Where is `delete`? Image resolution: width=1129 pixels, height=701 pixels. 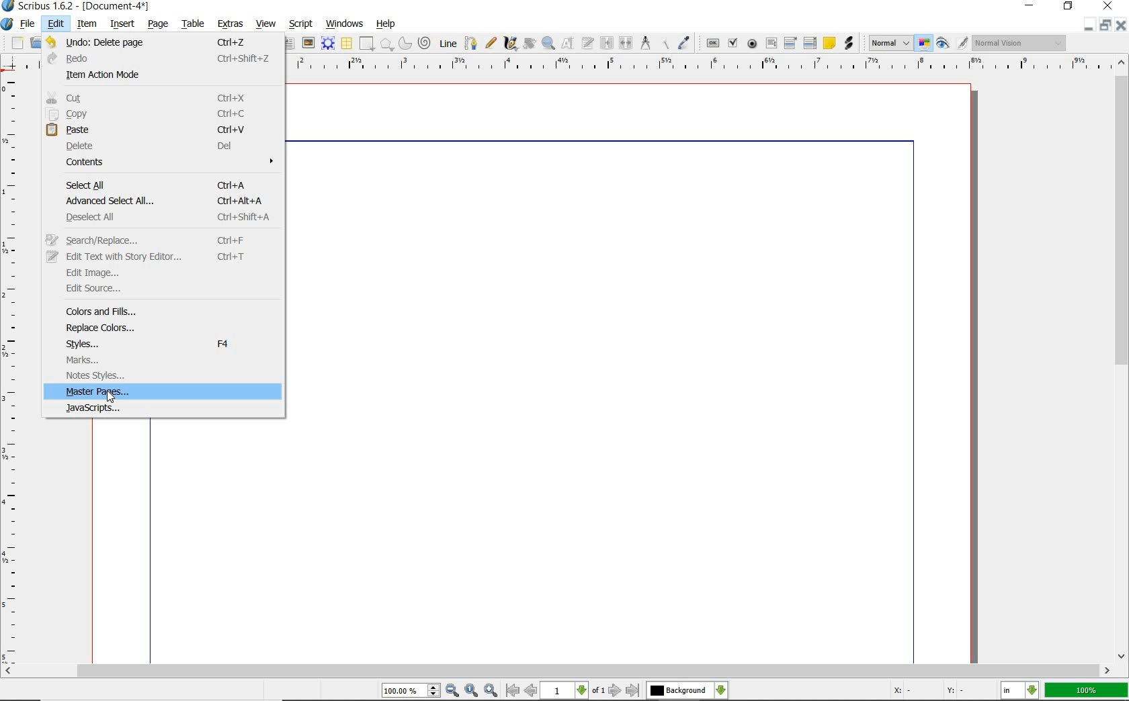 delete is located at coordinates (175, 146).